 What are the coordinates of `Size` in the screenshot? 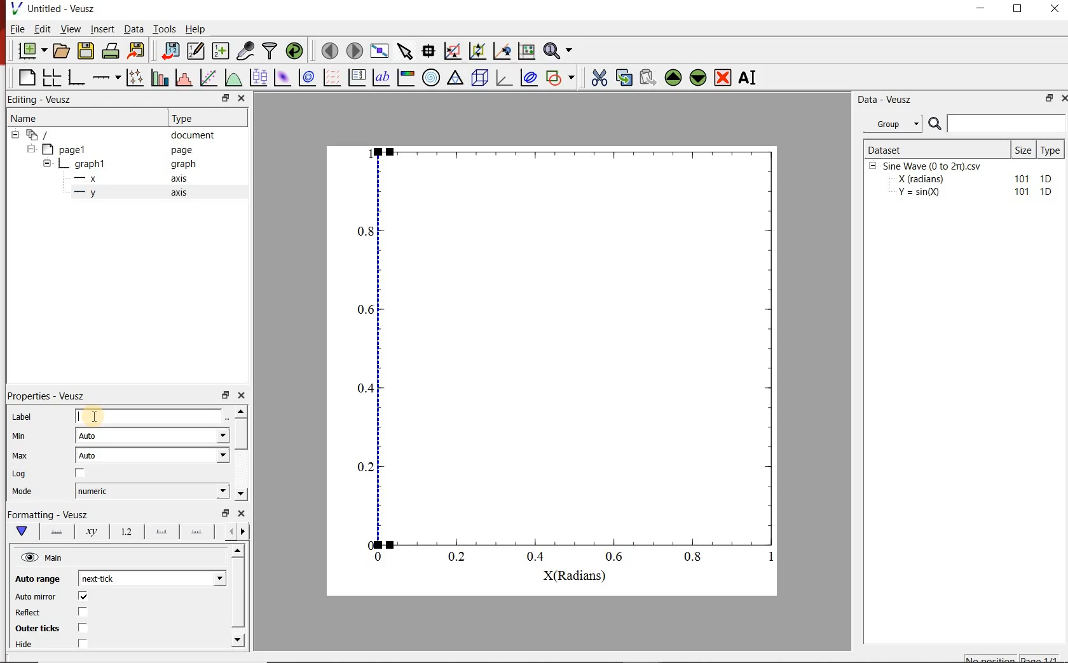 It's located at (1024, 149).